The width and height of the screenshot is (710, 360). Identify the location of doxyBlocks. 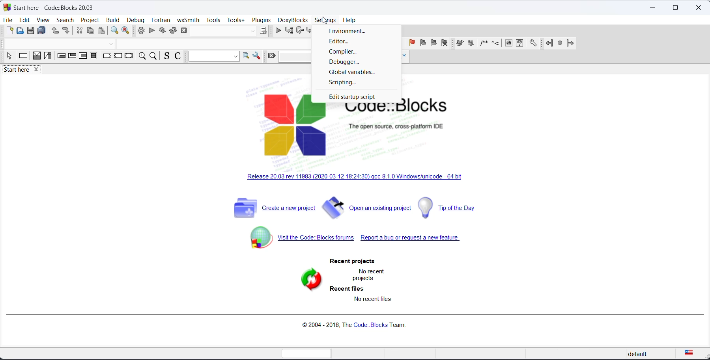
(293, 20).